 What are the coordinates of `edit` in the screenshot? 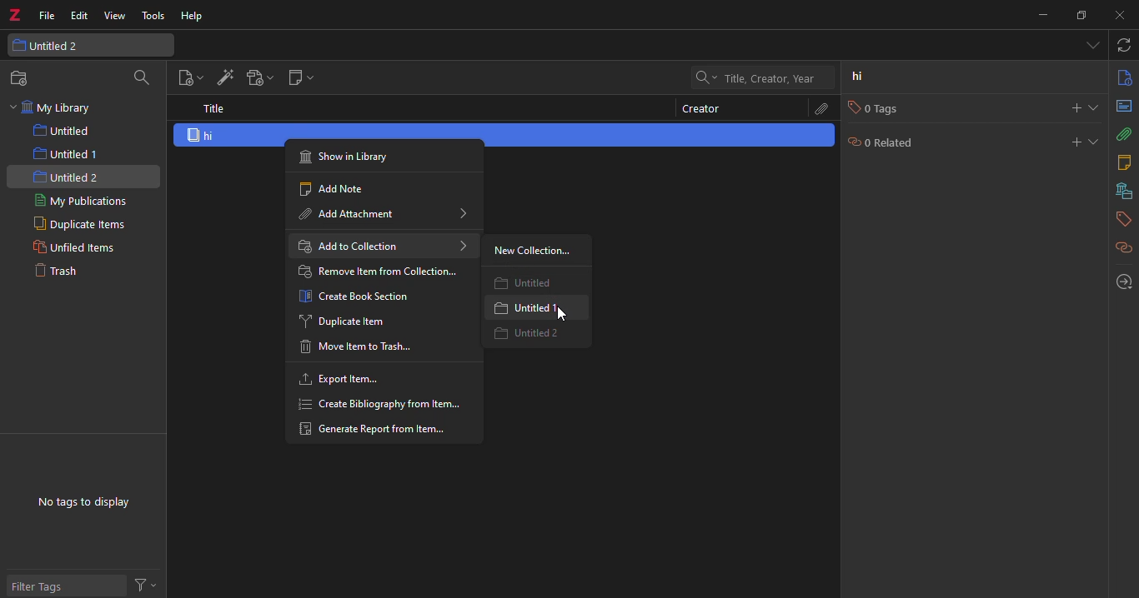 It's located at (78, 16).